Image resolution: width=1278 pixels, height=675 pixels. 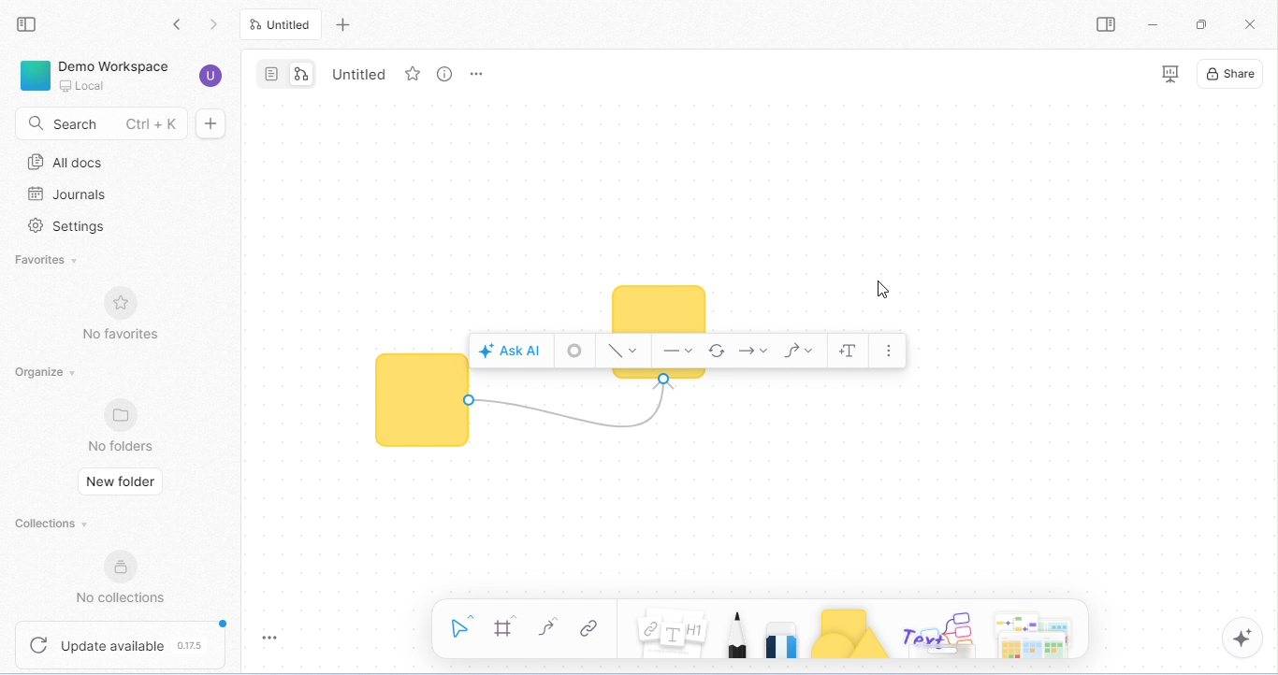 What do you see at coordinates (850, 350) in the screenshot?
I see `add text` at bounding box center [850, 350].